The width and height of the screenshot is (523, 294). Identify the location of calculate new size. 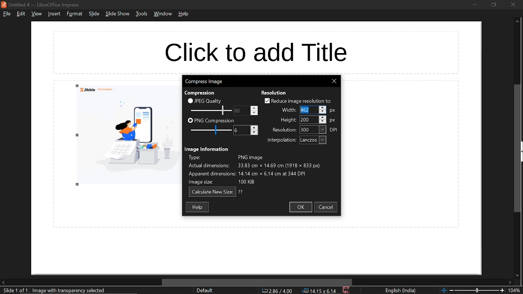
(212, 192).